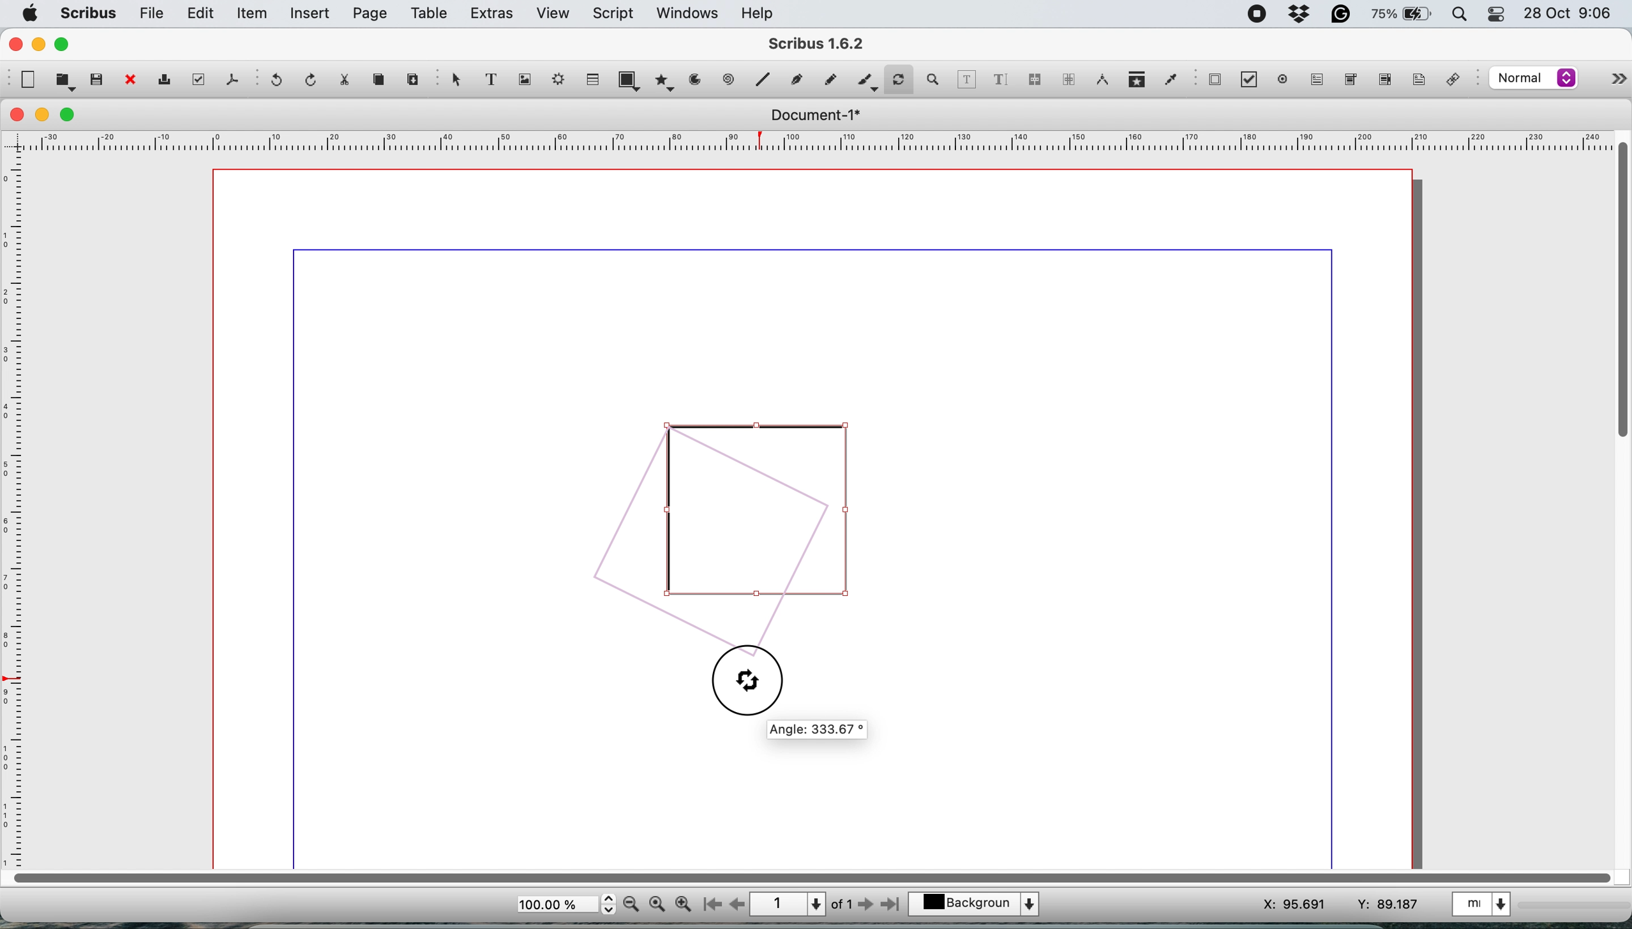 The width and height of the screenshot is (1632, 929). Describe the element at coordinates (631, 905) in the screenshot. I see `zoom out` at that location.